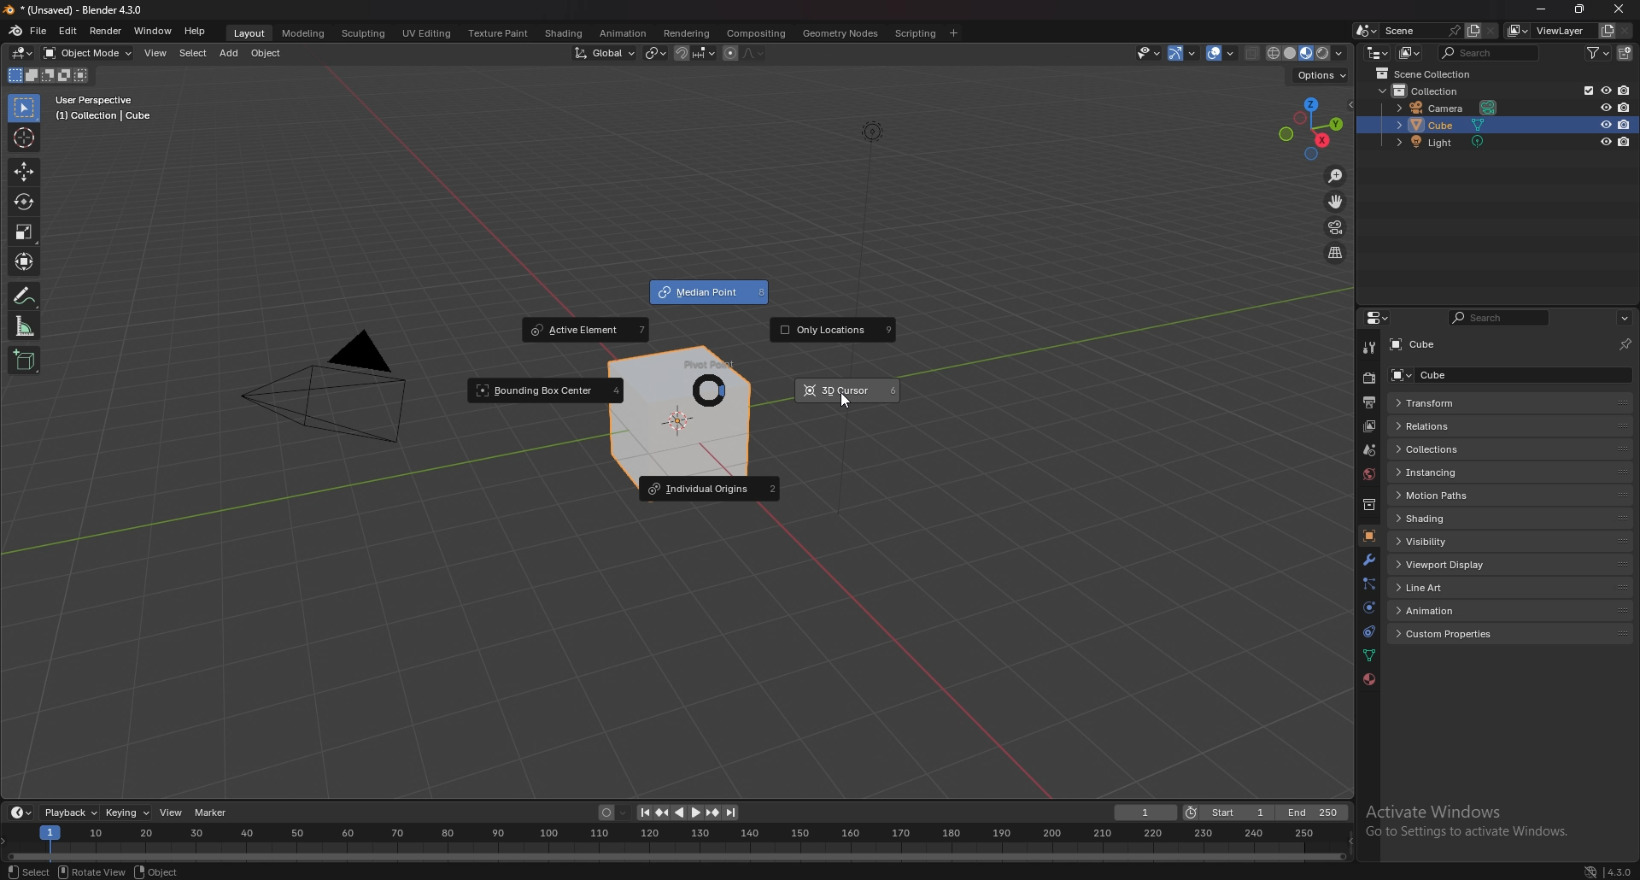  I want to click on animation, so click(1448, 610).